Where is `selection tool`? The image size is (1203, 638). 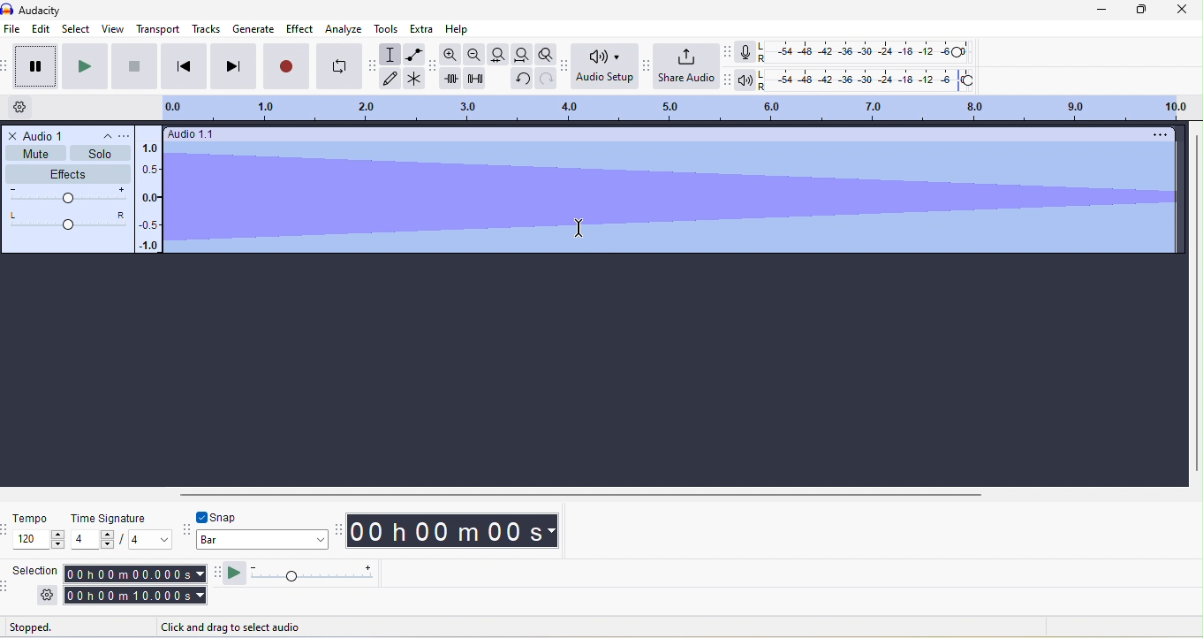
selection tool is located at coordinates (392, 54).